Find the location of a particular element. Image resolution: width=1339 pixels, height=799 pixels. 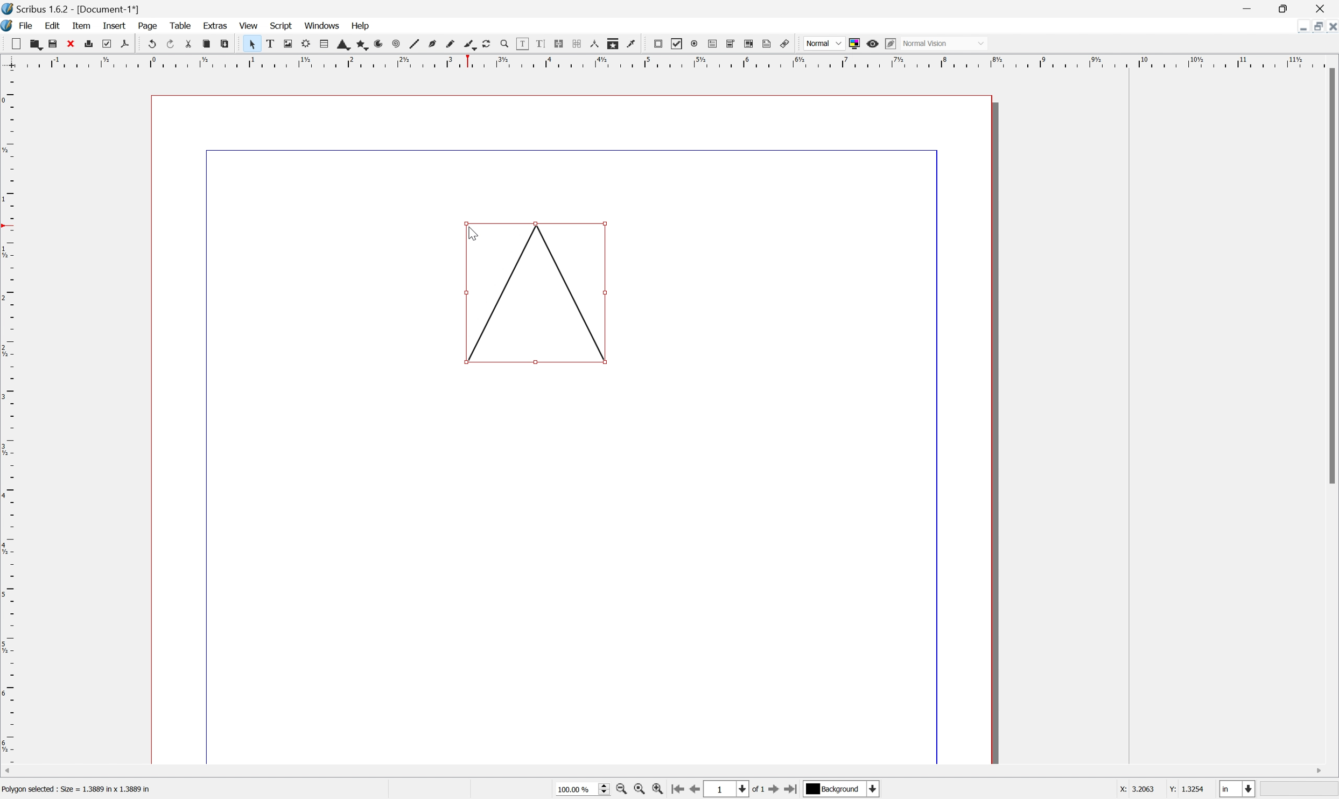

Save is located at coordinates (52, 42).